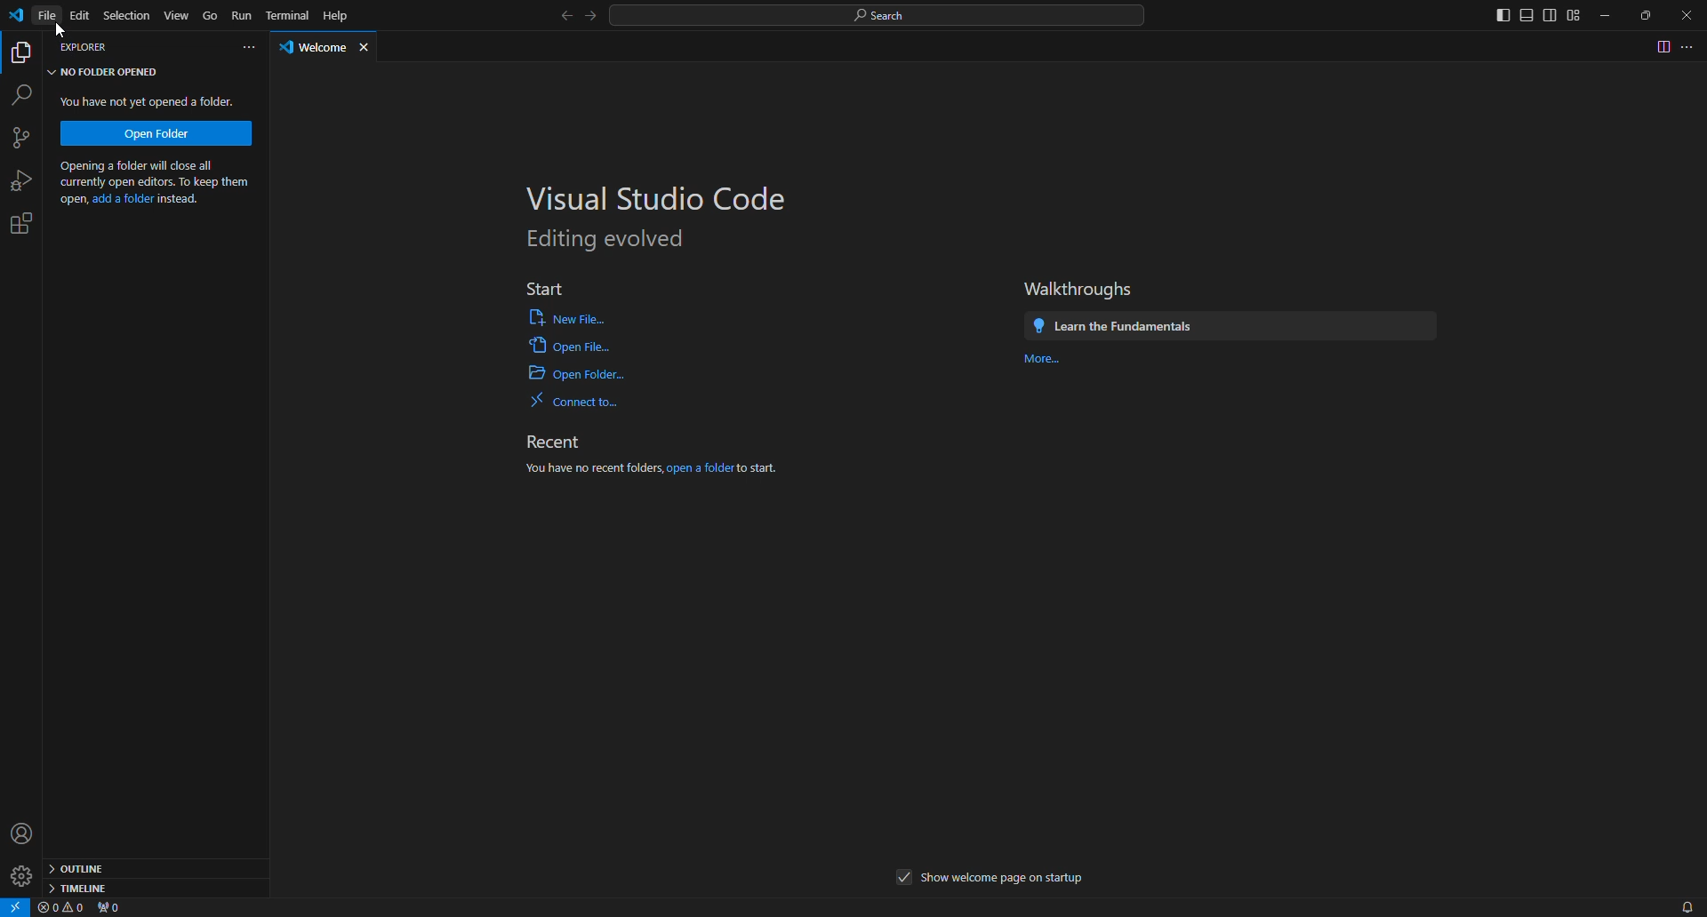 This screenshot has height=917, width=1707. I want to click on open a folder, so click(700, 469).